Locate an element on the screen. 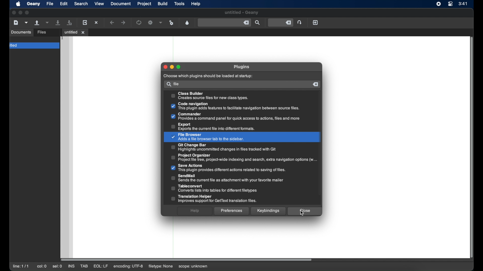 This screenshot has height=271, width=483. save the current file is located at coordinates (58, 23).